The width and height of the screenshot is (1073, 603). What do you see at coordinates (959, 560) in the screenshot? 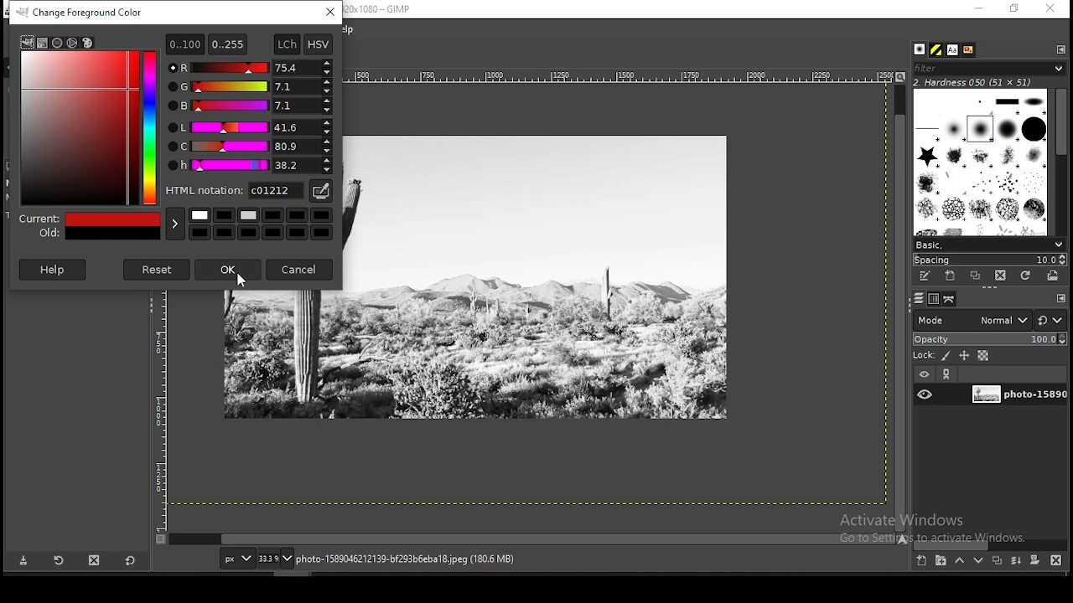
I see `move layer one step up` at bounding box center [959, 560].